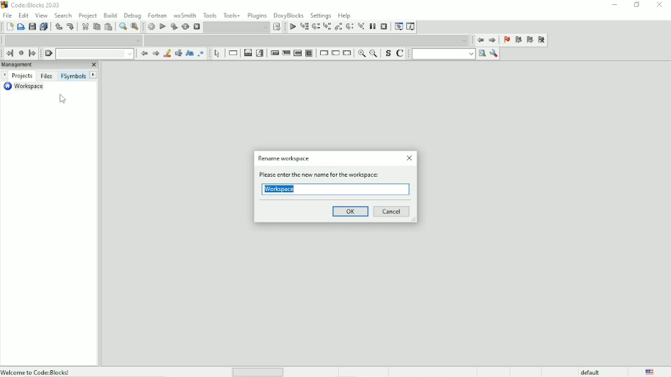  Describe the element at coordinates (393, 211) in the screenshot. I see `Cancel` at that location.